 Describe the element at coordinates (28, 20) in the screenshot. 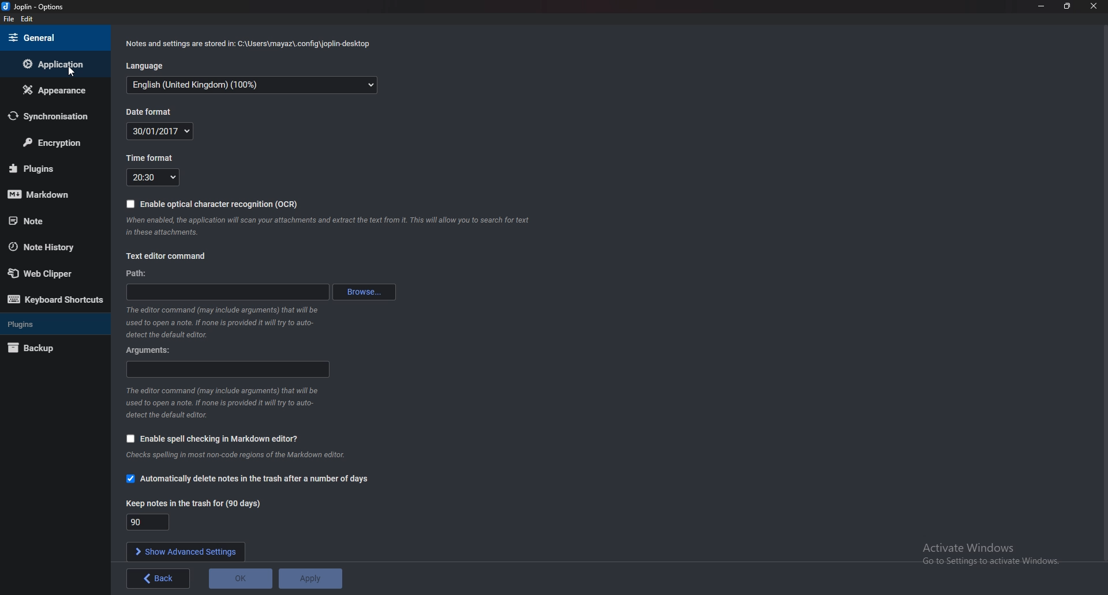

I see `Edit` at that location.